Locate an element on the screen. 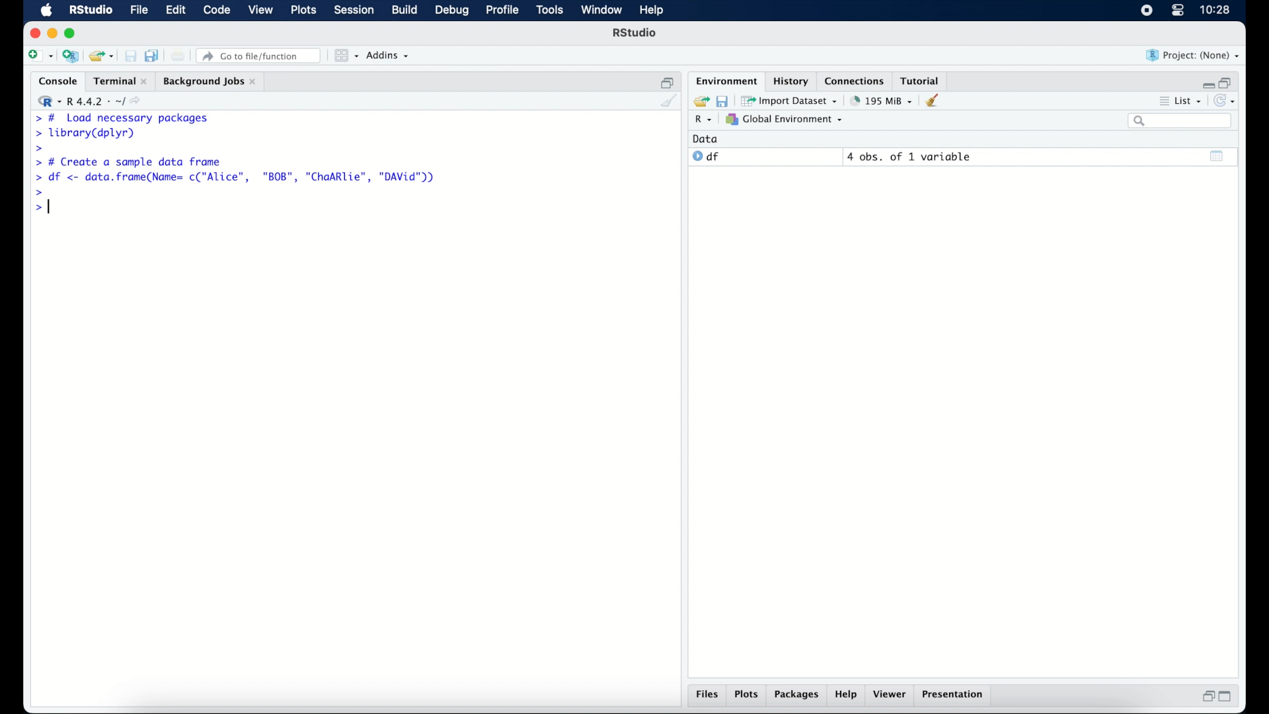 This screenshot has width=1269, height=714. > library(dplyr)| is located at coordinates (88, 134).